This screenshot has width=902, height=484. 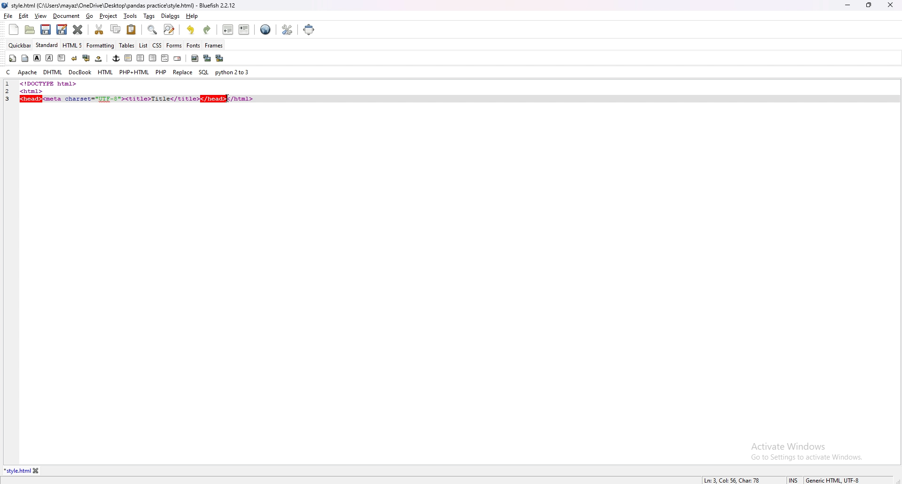 I want to click on document, so click(x=67, y=16).